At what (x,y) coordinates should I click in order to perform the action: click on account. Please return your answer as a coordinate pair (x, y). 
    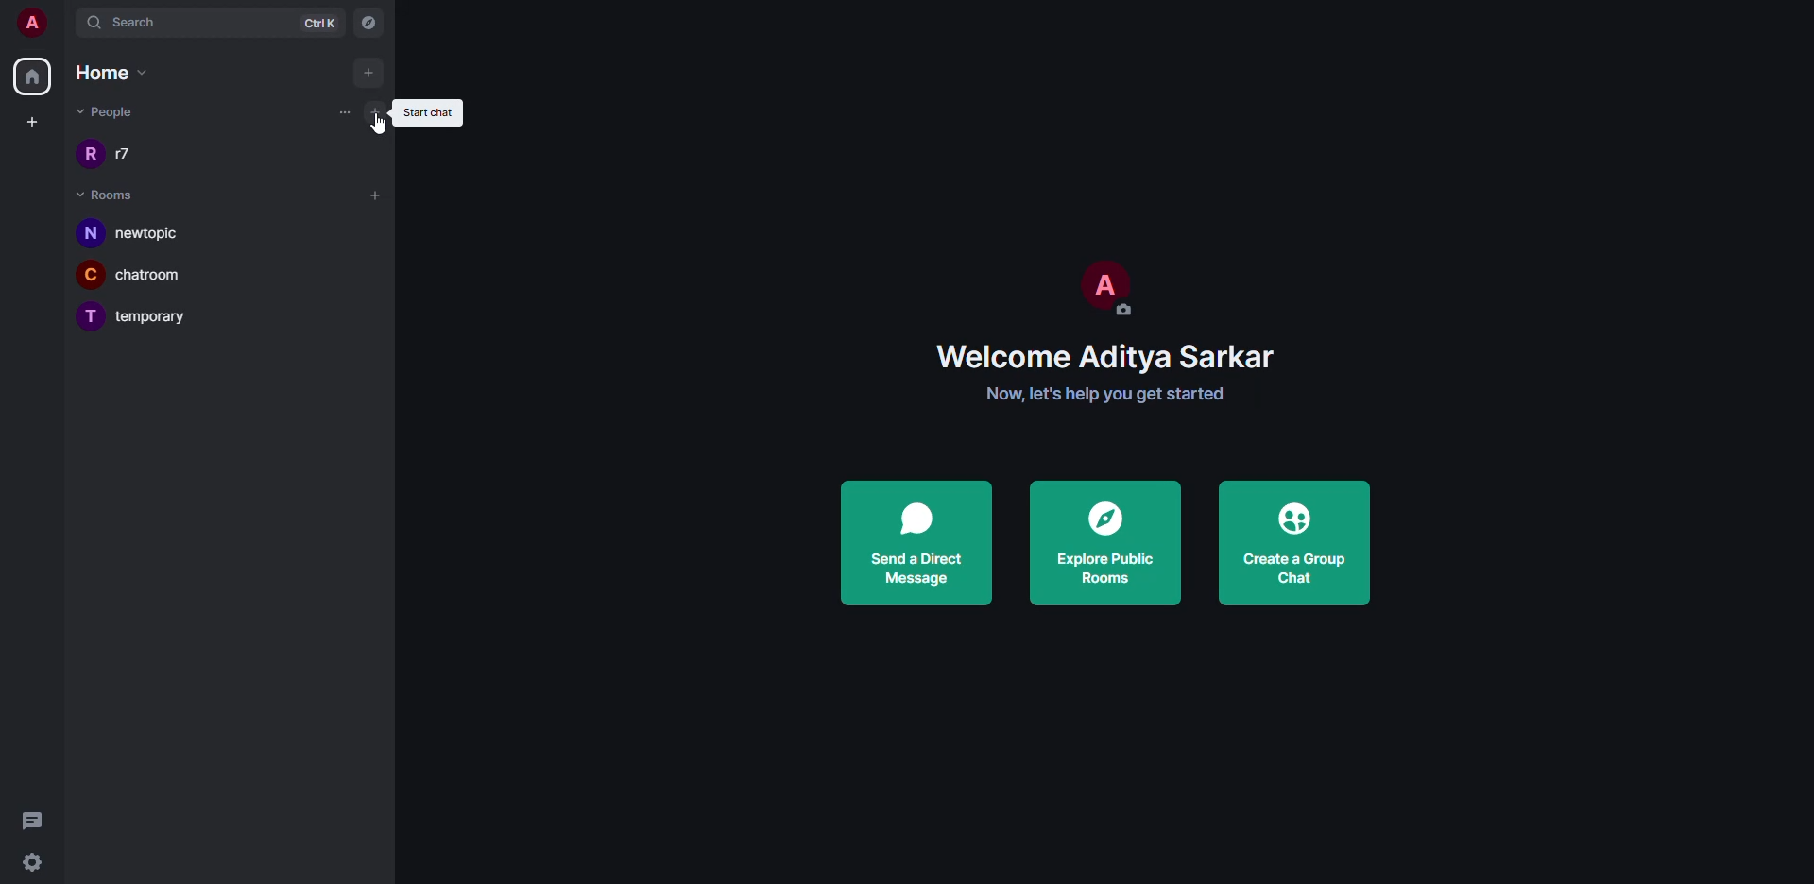
    Looking at the image, I should click on (34, 24).